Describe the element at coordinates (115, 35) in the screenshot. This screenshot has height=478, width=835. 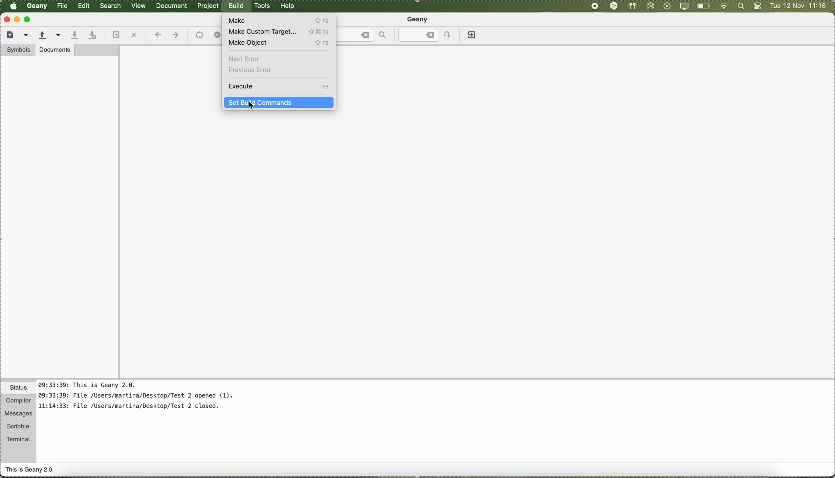
I see `reload the current file from disk` at that location.